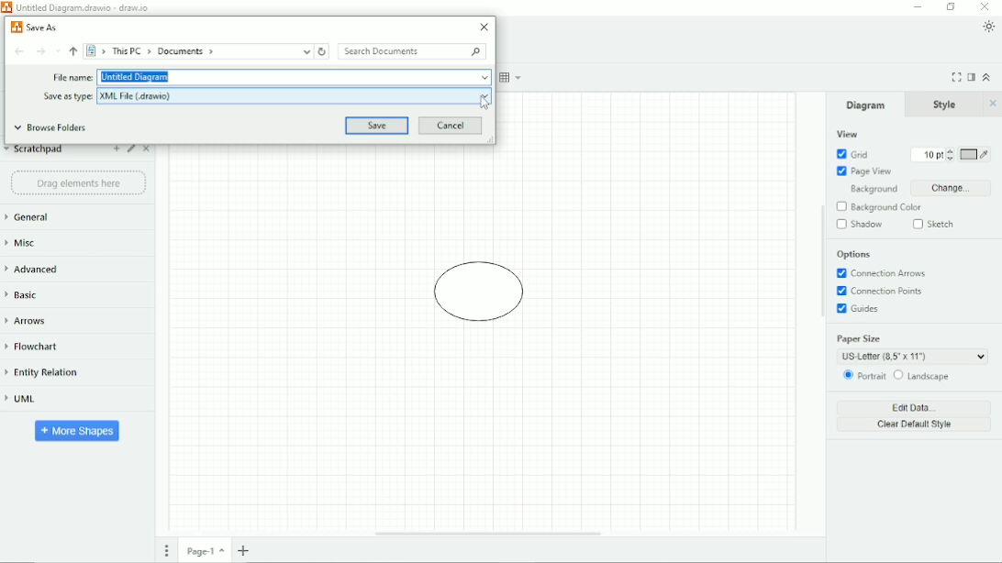 This screenshot has height=563, width=1002. I want to click on Vertical Scroll Bar, so click(821, 315).